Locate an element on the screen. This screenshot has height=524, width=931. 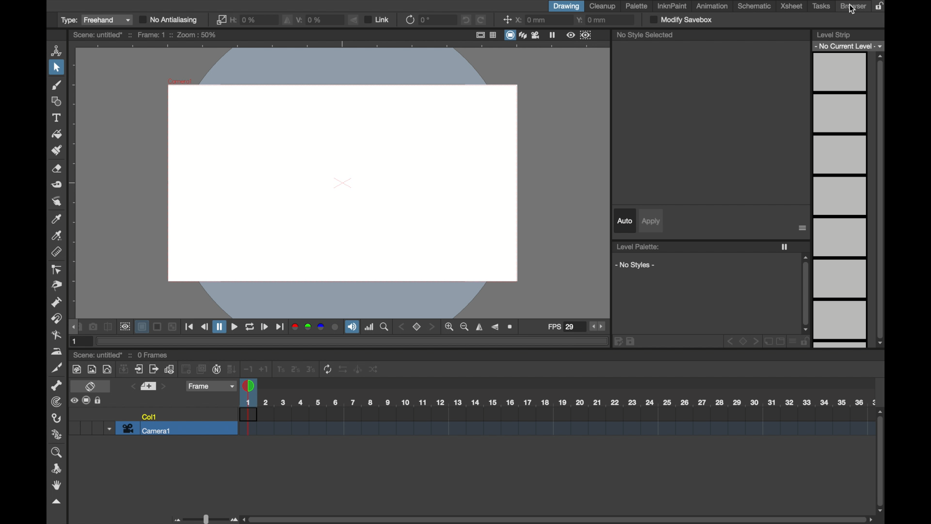
preview is located at coordinates (126, 327).